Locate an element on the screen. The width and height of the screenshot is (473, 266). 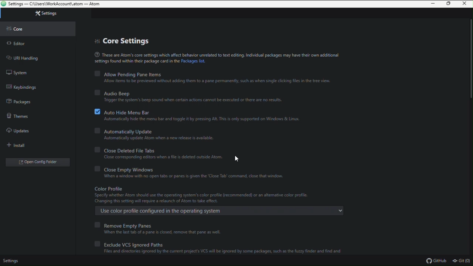
When a window with no open tabs or panes is given the ‘Close Tab’ command, close that window. is located at coordinates (192, 176).